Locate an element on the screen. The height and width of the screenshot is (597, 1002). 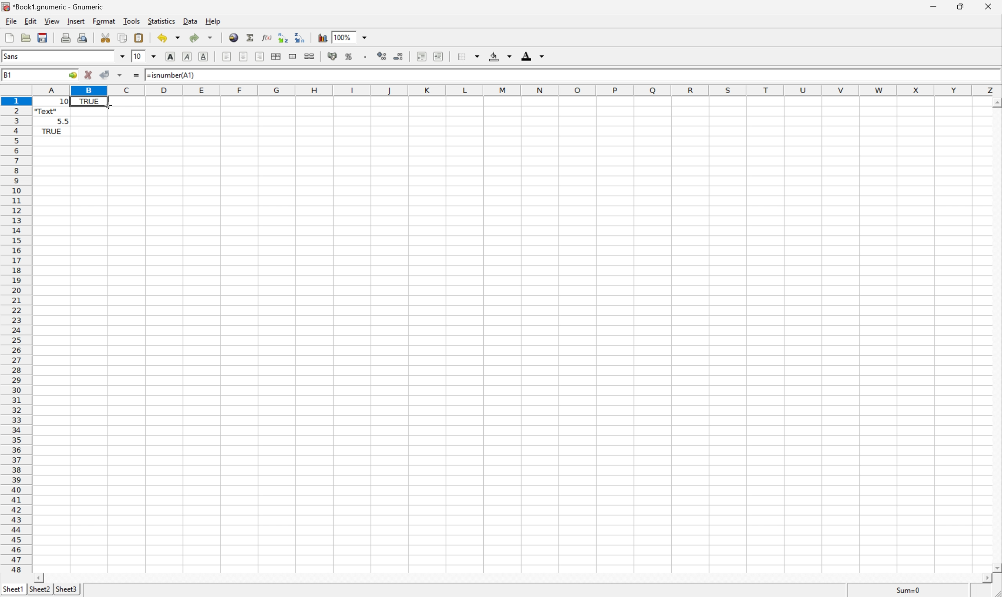
Open a file is located at coordinates (28, 38).